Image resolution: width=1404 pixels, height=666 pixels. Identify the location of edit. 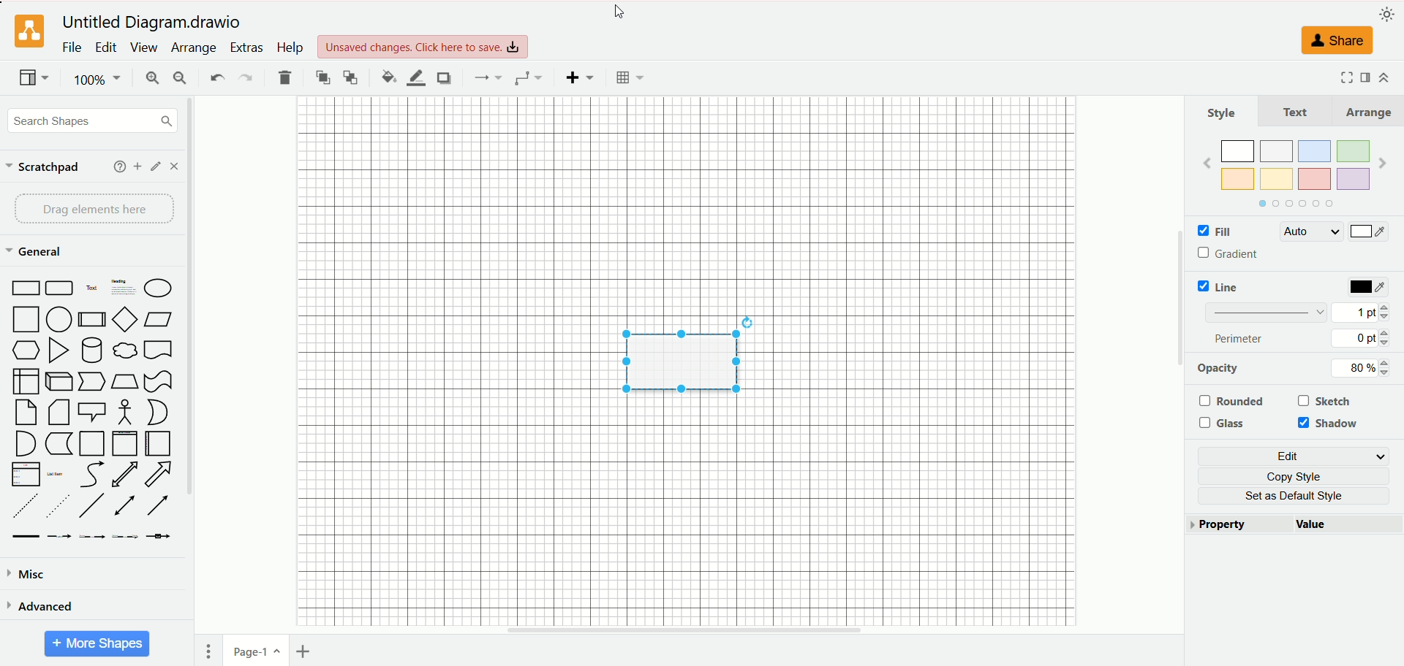
(106, 47).